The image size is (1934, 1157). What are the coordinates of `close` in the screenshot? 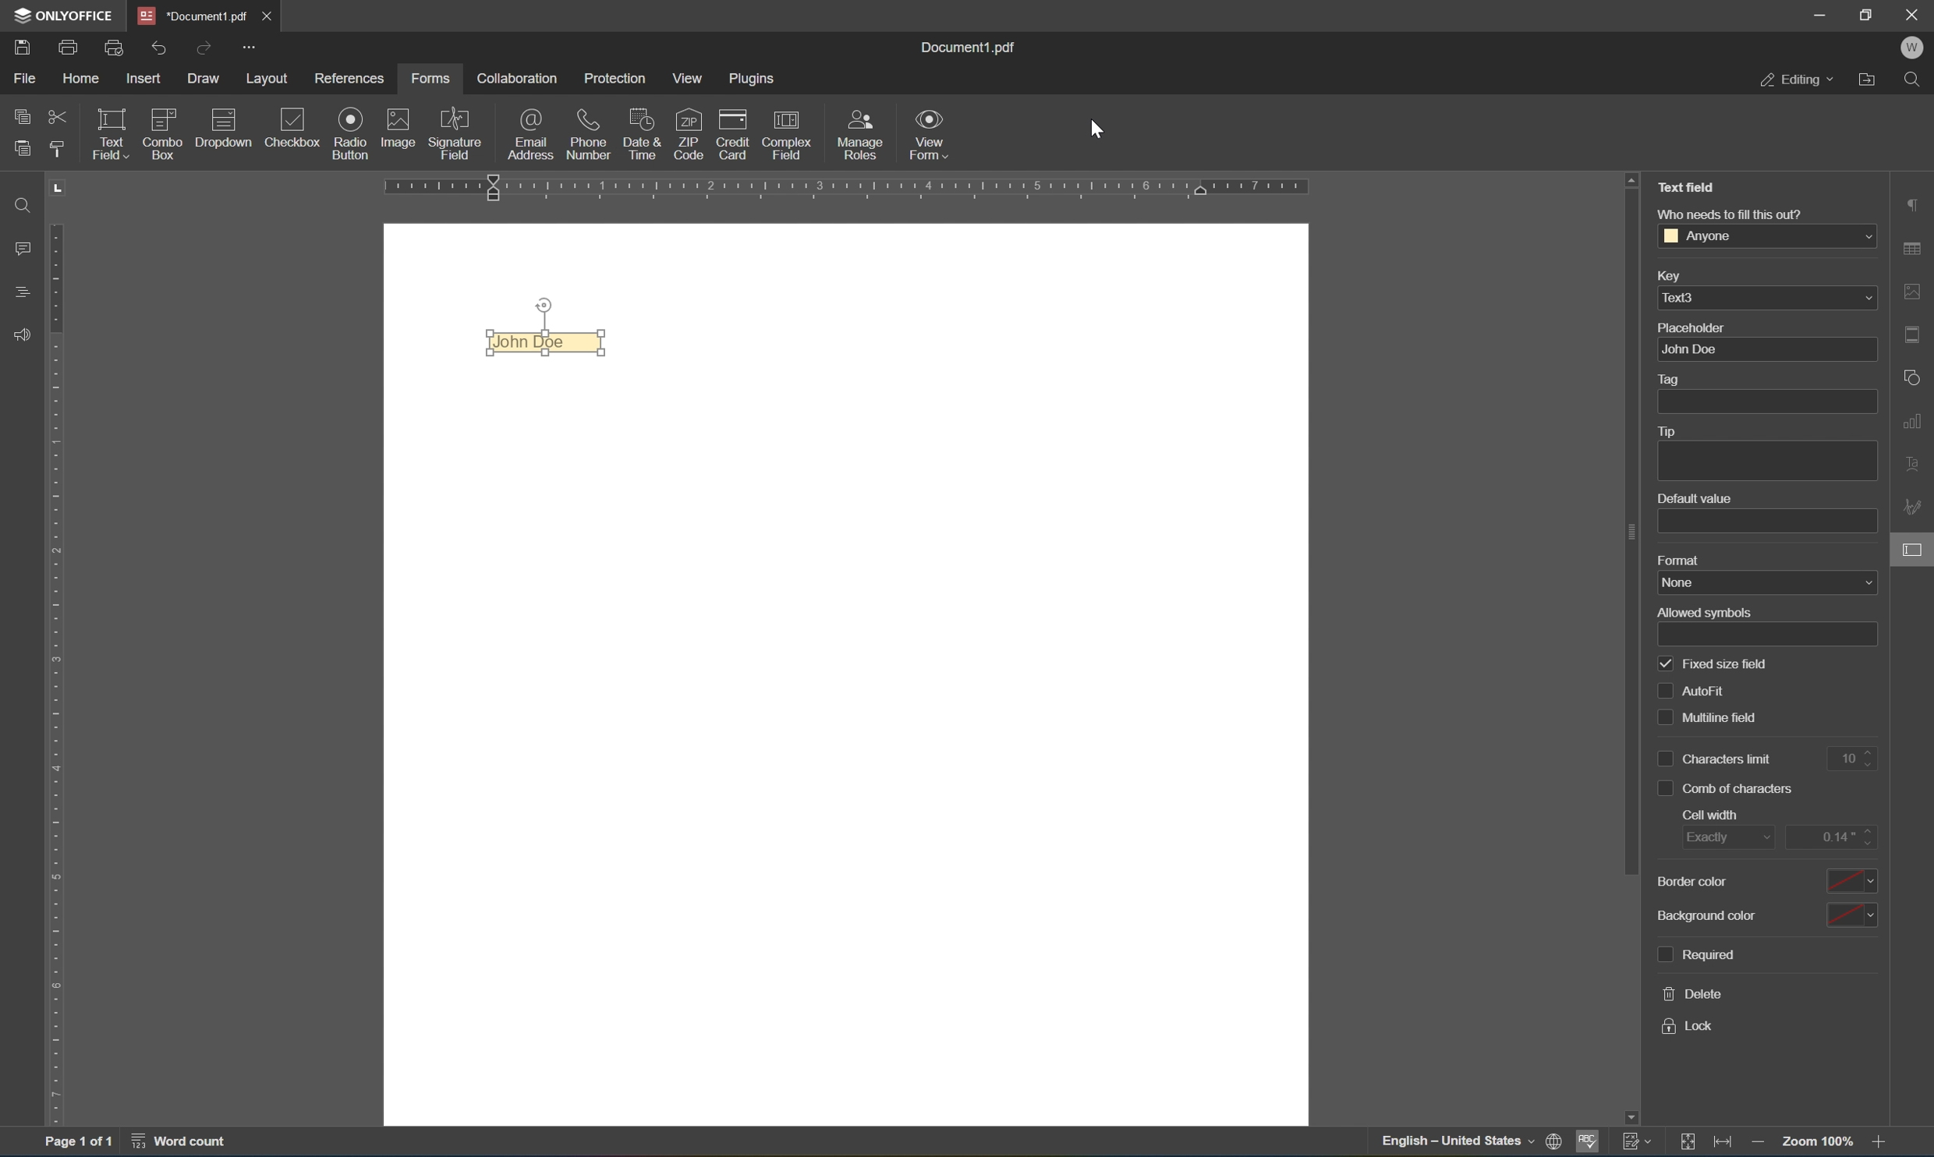 It's located at (267, 16).